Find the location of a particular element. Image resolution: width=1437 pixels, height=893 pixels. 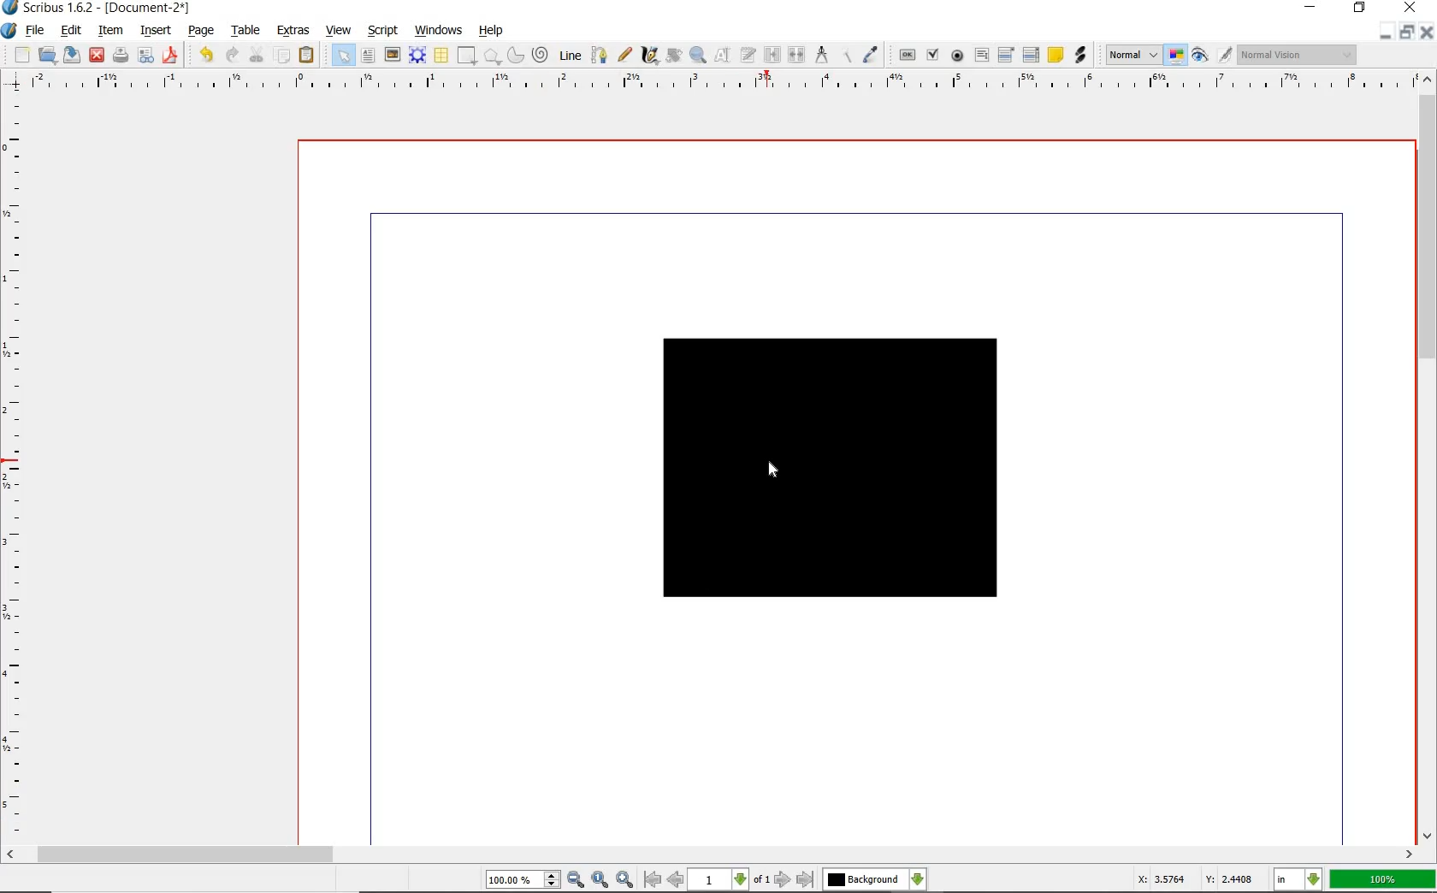

go to previous page is located at coordinates (676, 880).